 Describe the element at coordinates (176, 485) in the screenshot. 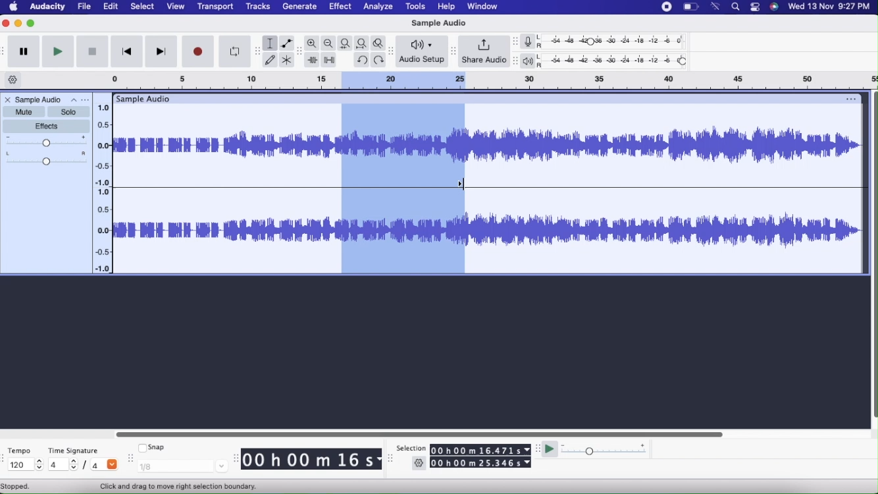

I see `click and drag to move right selection boundary` at that location.